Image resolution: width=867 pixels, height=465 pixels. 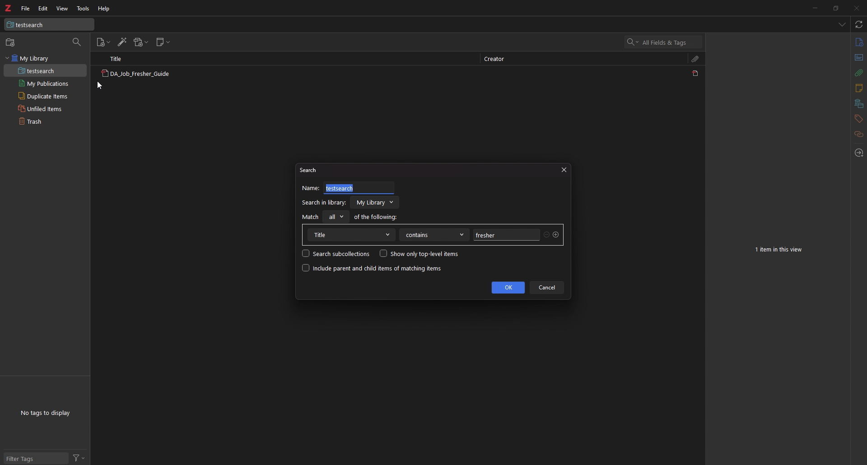 I want to click on 1 item in this view, so click(x=780, y=250).